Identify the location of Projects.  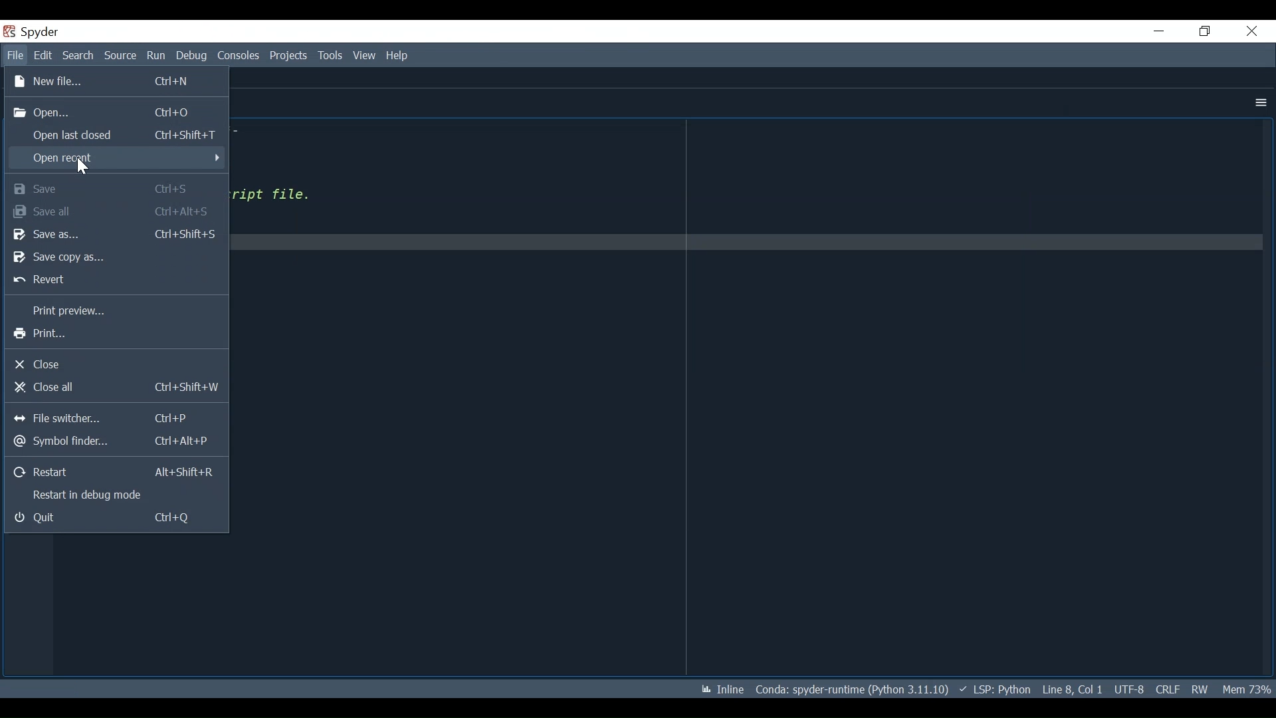
(288, 56).